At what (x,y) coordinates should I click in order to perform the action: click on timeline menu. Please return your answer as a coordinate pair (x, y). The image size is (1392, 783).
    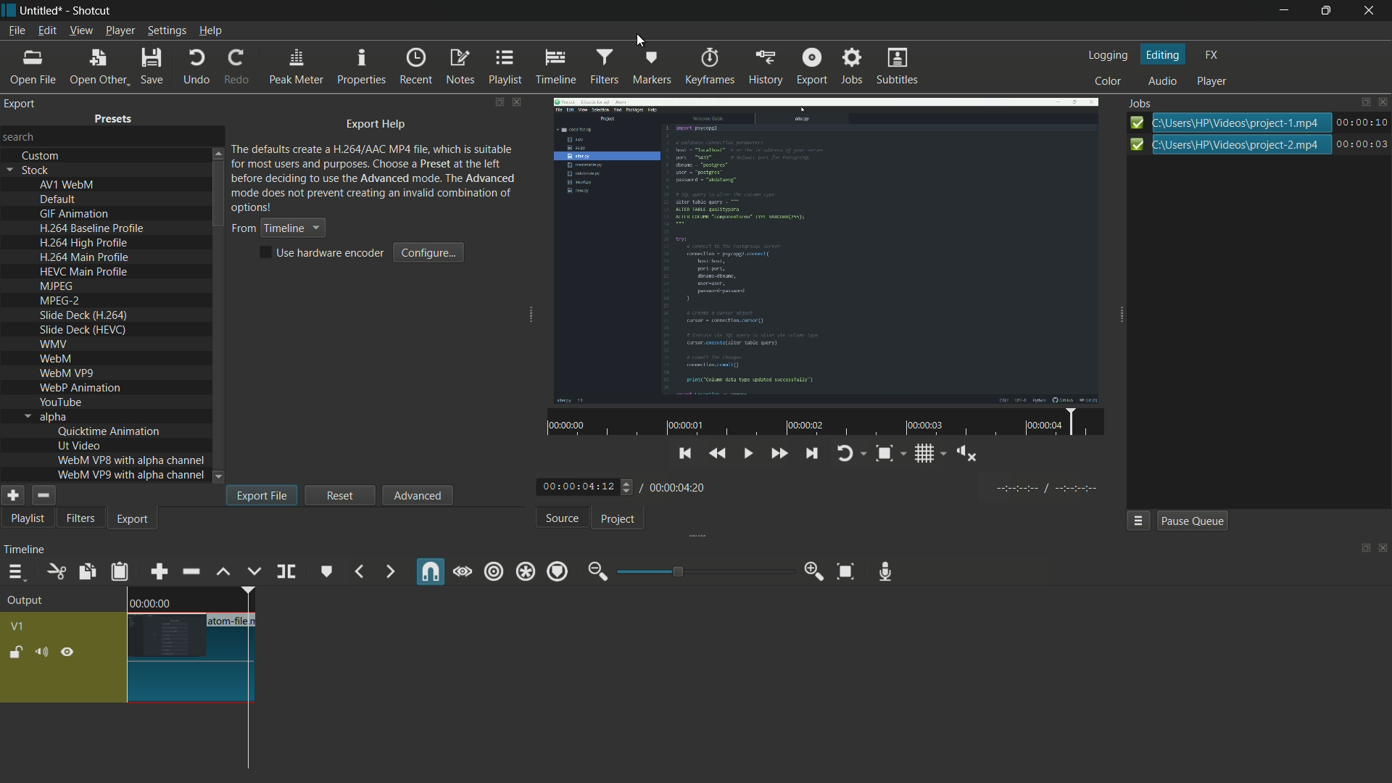
    Looking at the image, I should click on (16, 573).